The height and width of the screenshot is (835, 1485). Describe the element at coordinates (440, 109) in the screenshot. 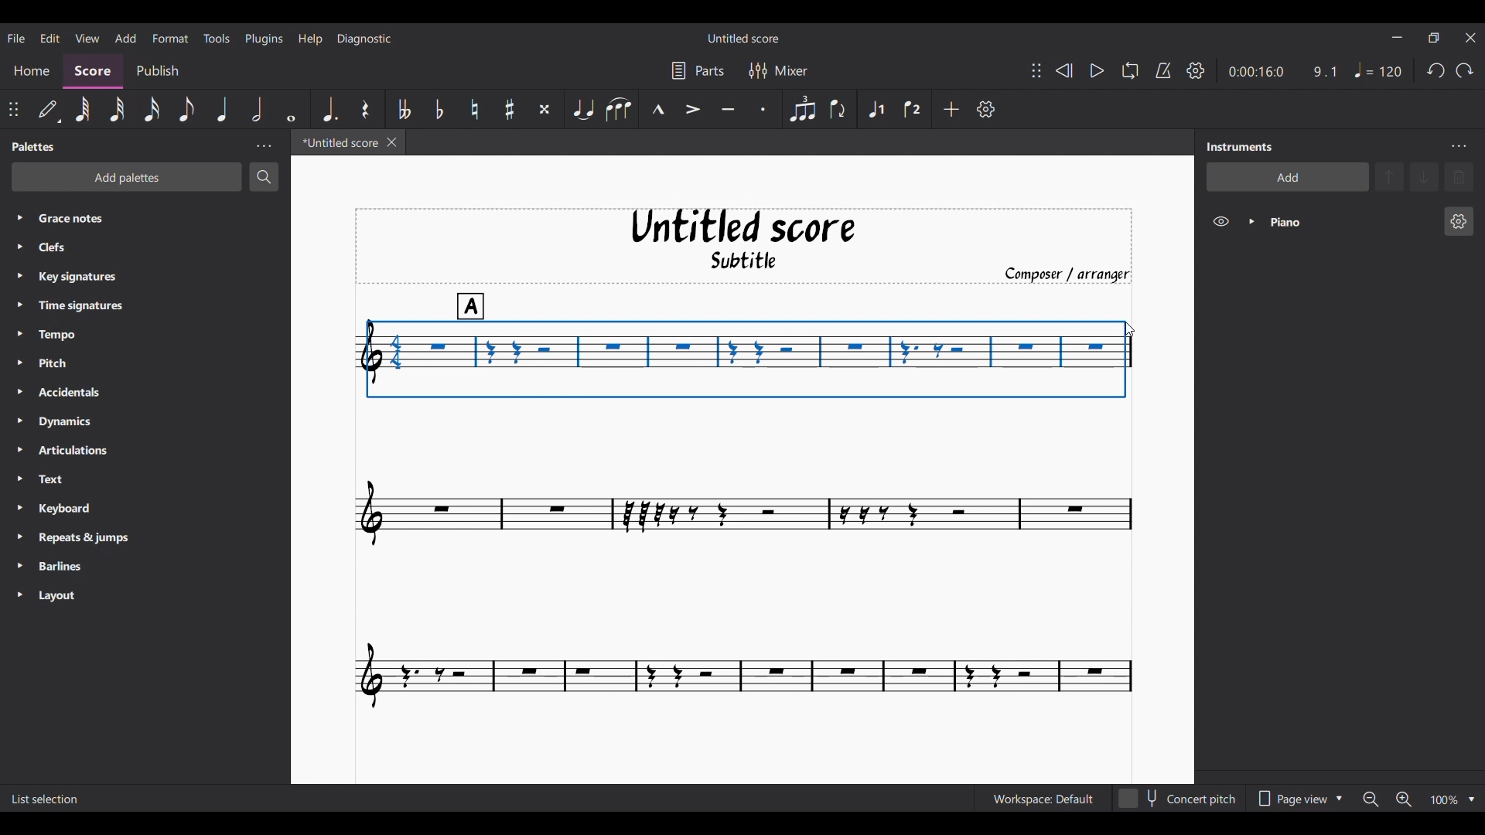

I see `Toggle flat` at that location.